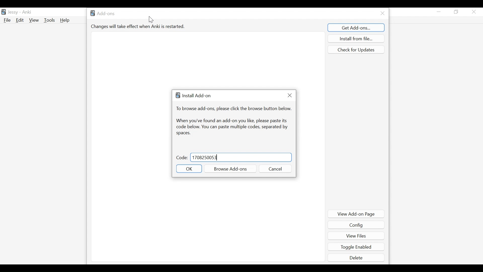 This screenshot has width=483, height=272. I want to click on Get Add-ons, so click(357, 27).